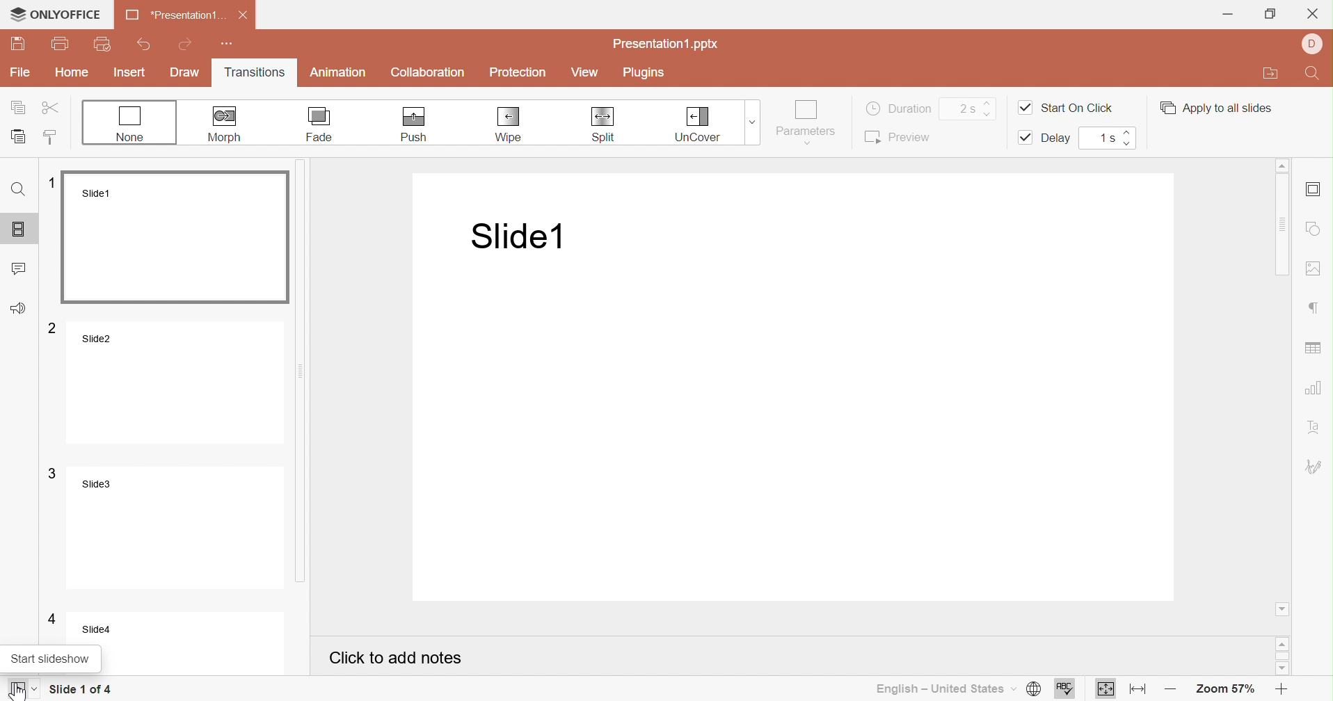 The image size is (1333, 701). What do you see at coordinates (82, 688) in the screenshot?
I see `Slide 1 of 4` at bounding box center [82, 688].